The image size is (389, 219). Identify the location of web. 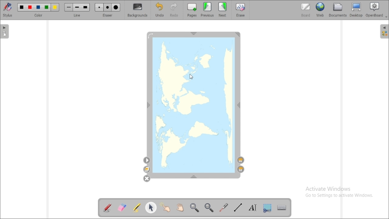
(320, 10).